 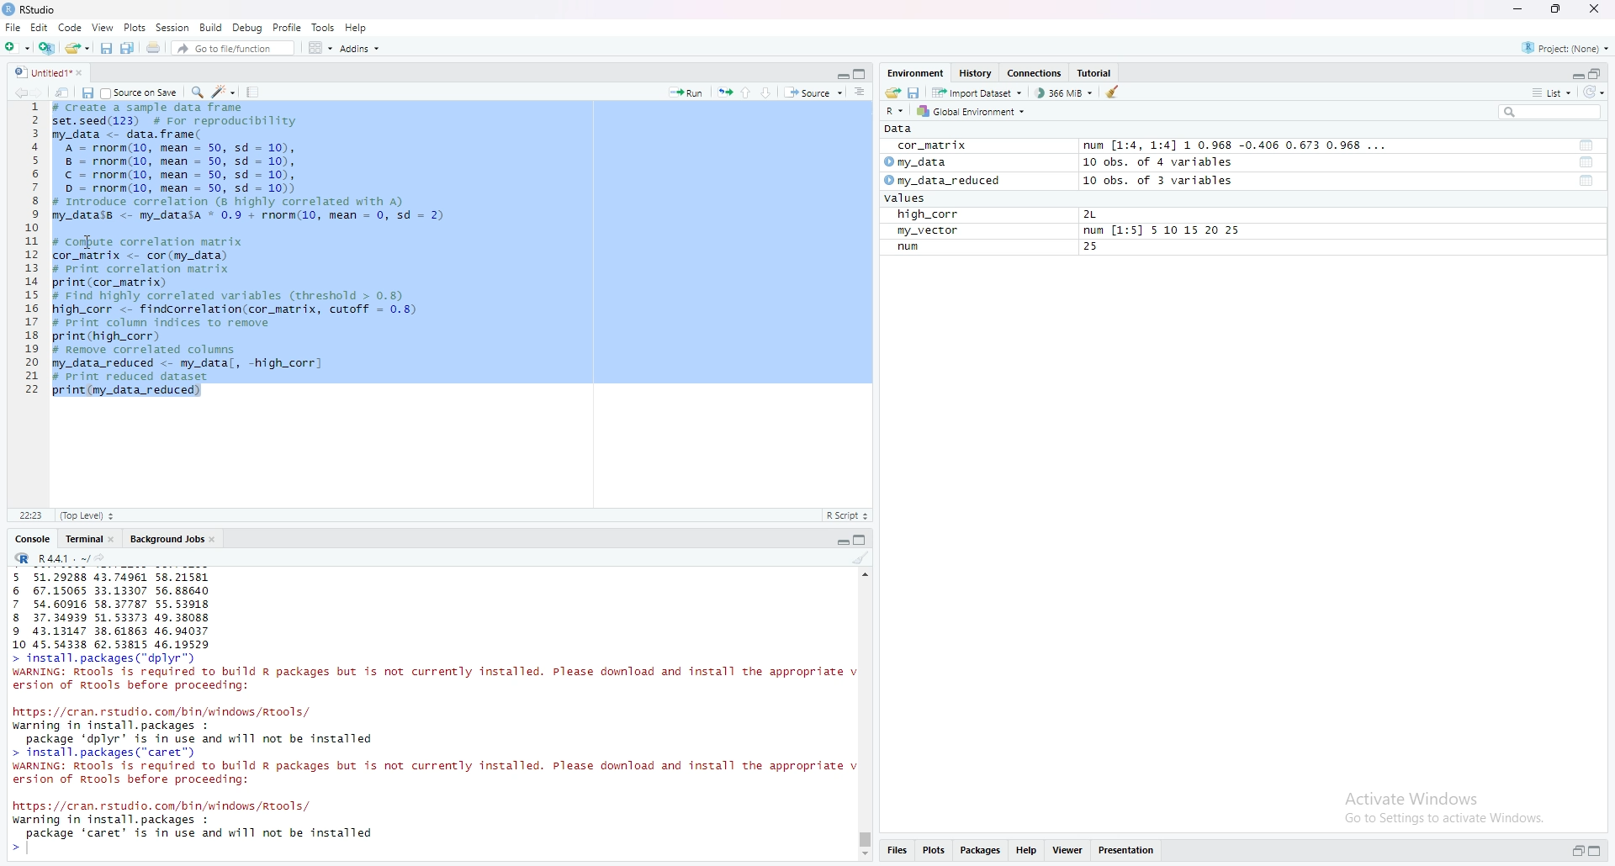 I want to click on R Script , so click(x=847, y=517).